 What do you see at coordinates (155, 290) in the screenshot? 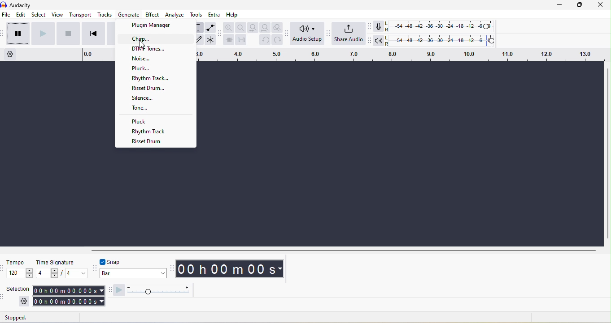
I see `play at speed` at bounding box center [155, 290].